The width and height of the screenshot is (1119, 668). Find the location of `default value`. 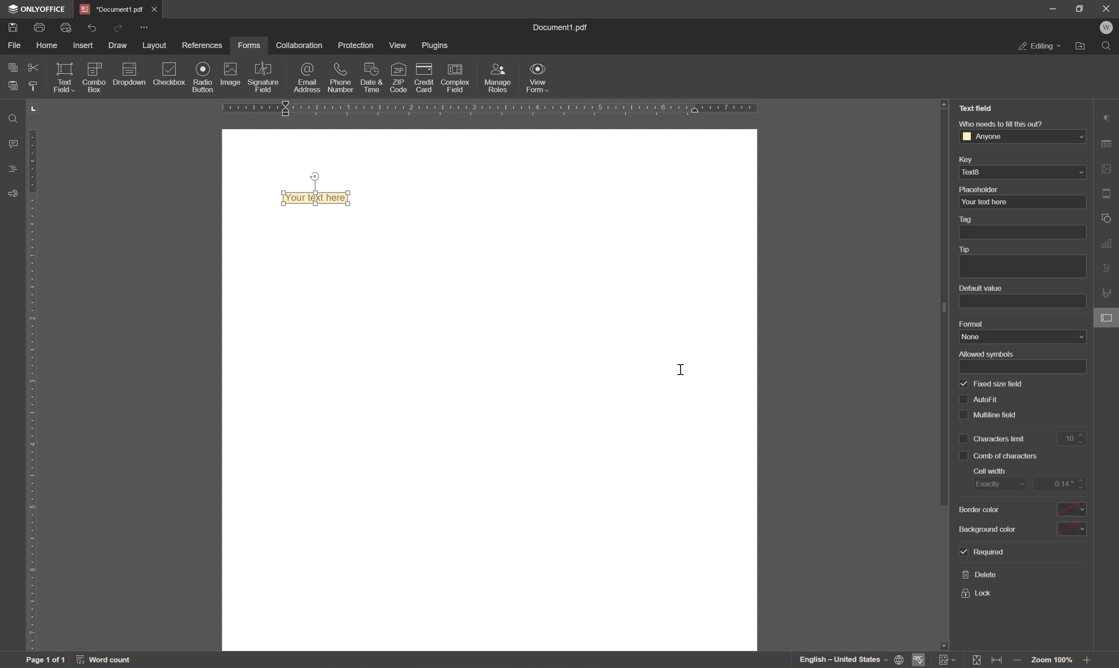

default value is located at coordinates (981, 288).